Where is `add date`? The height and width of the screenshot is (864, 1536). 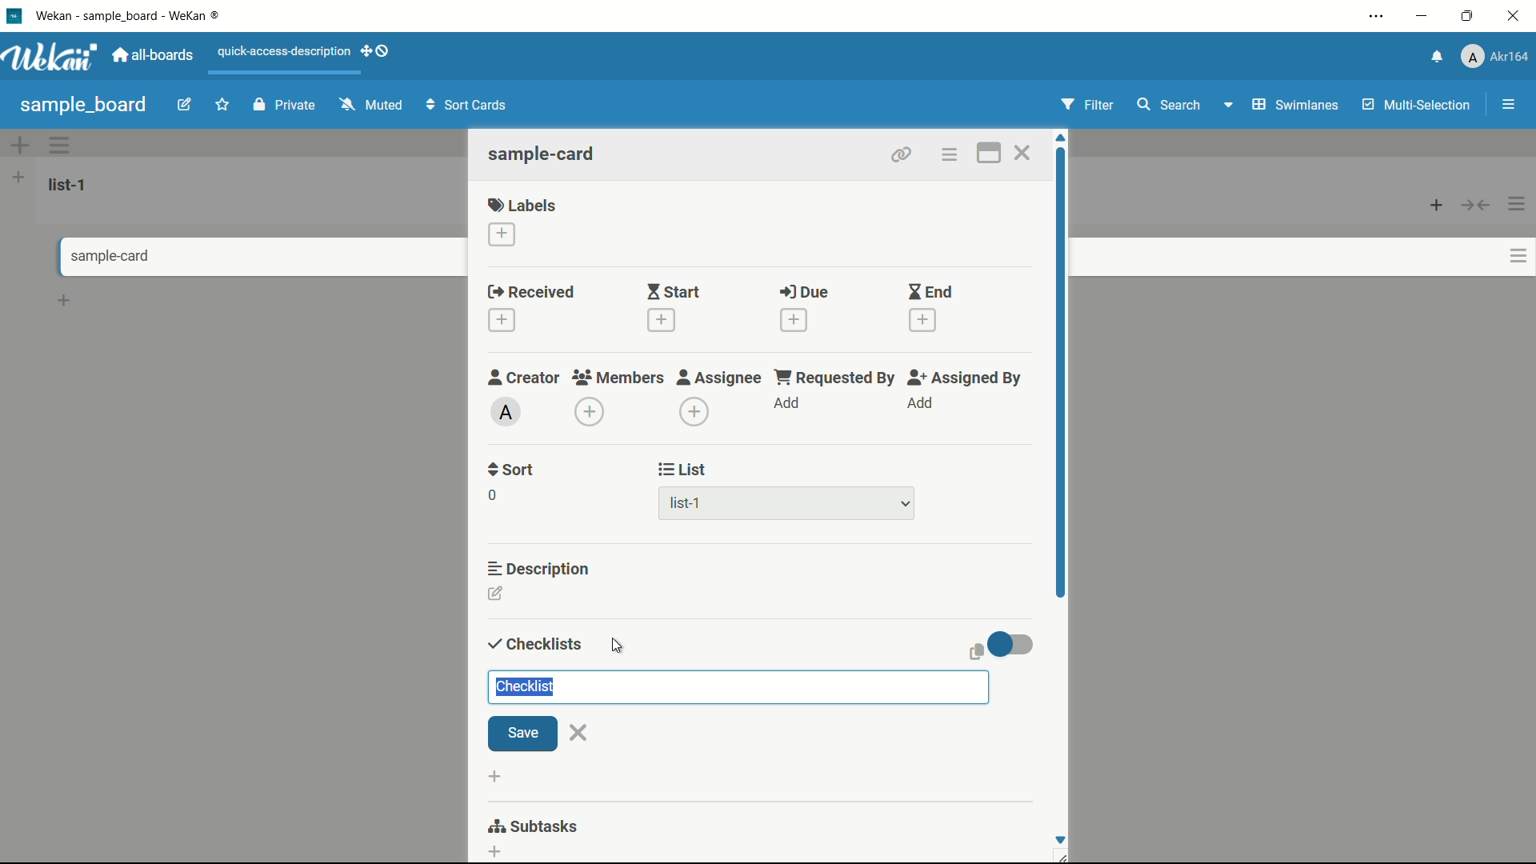 add date is located at coordinates (793, 320).